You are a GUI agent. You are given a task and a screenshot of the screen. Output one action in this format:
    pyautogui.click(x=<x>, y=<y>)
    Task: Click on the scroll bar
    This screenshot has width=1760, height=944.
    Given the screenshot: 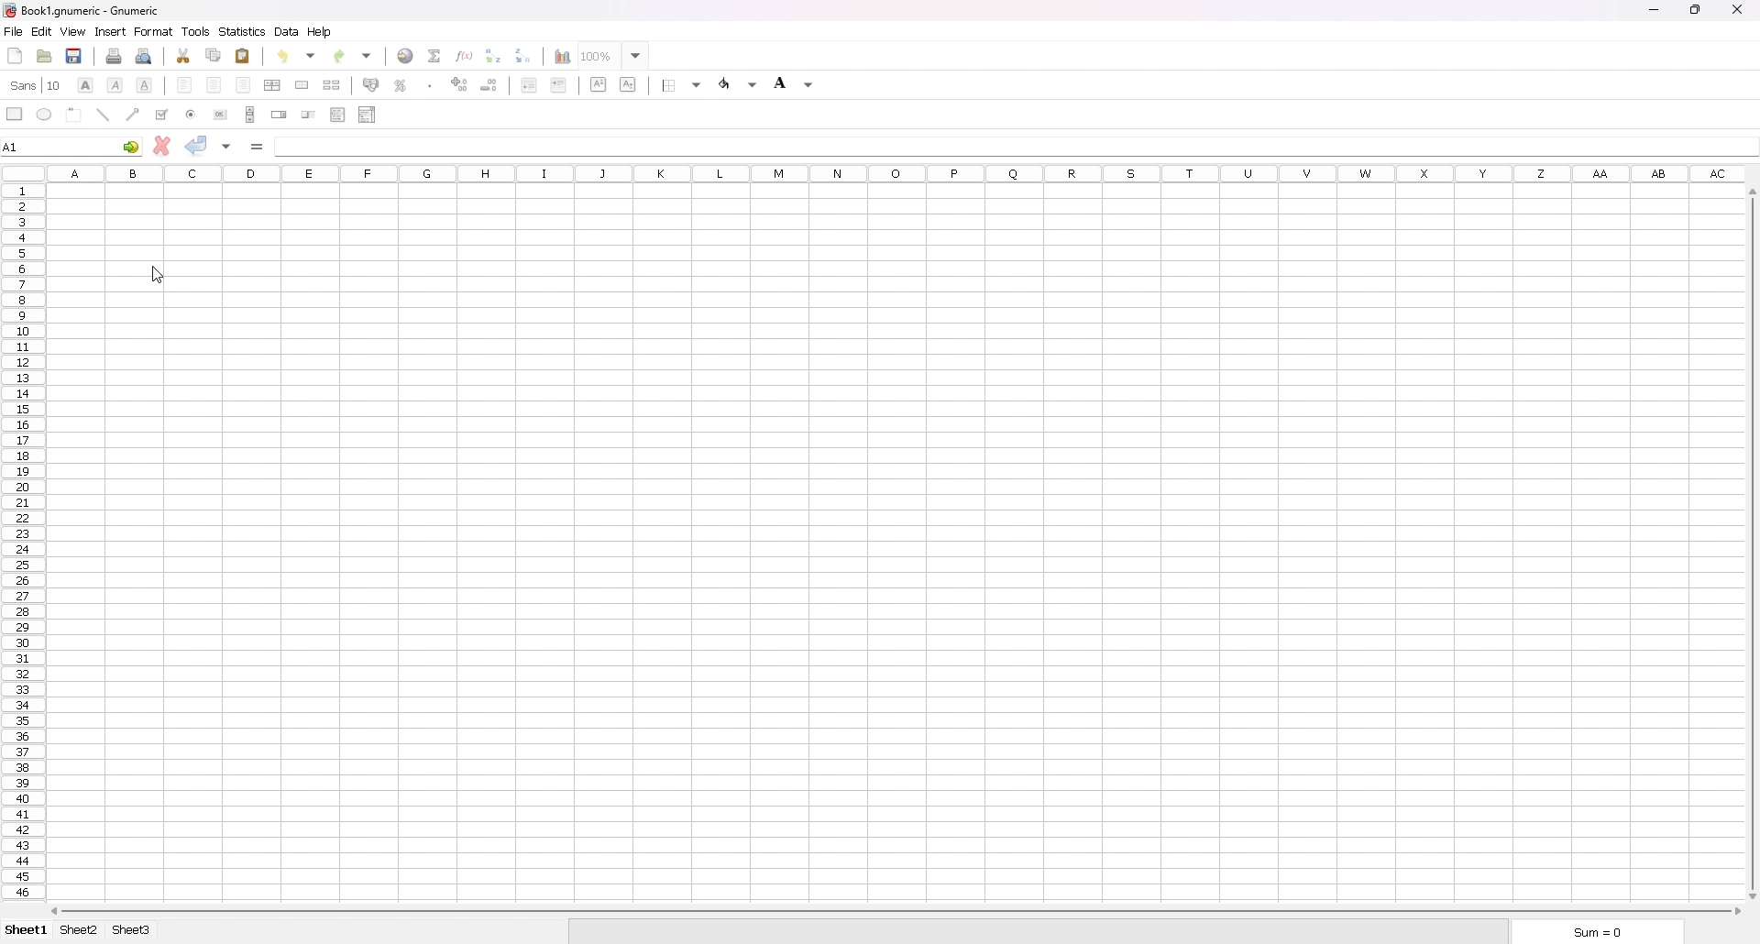 What is the action you would take?
    pyautogui.click(x=251, y=113)
    